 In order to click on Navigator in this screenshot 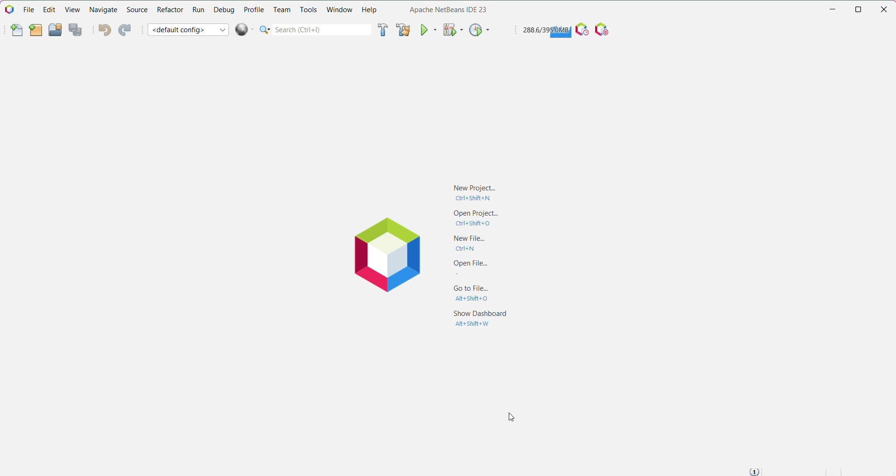, I will do `click(103, 11)`.